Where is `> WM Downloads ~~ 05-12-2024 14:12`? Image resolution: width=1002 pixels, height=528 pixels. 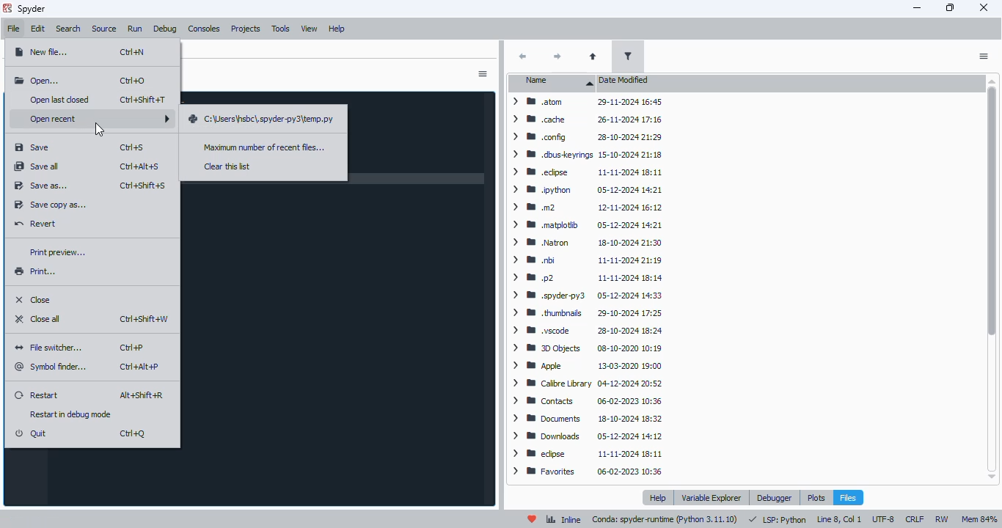 > WM Downloads ~~ 05-12-2024 14:12 is located at coordinates (586, 436).